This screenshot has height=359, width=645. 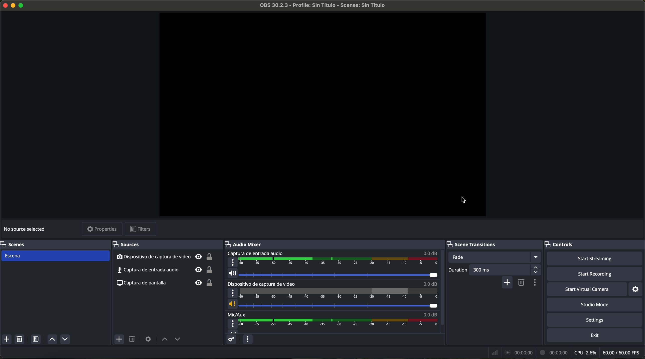 I want to click on open source properties, so click(x=148, y=339).